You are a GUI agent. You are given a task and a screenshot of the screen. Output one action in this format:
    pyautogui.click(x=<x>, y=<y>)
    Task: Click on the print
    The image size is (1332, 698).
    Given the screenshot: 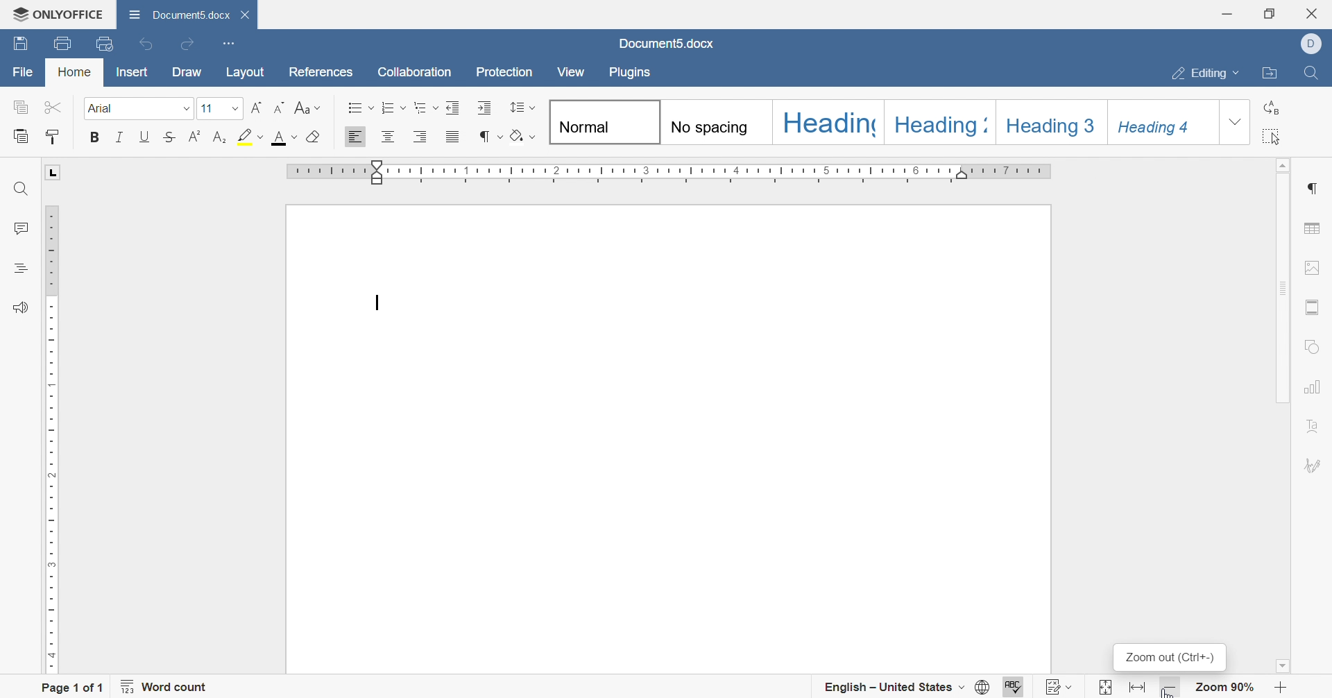 What is the action you would take?
    pyautogui.click(x=62, y=44)
    